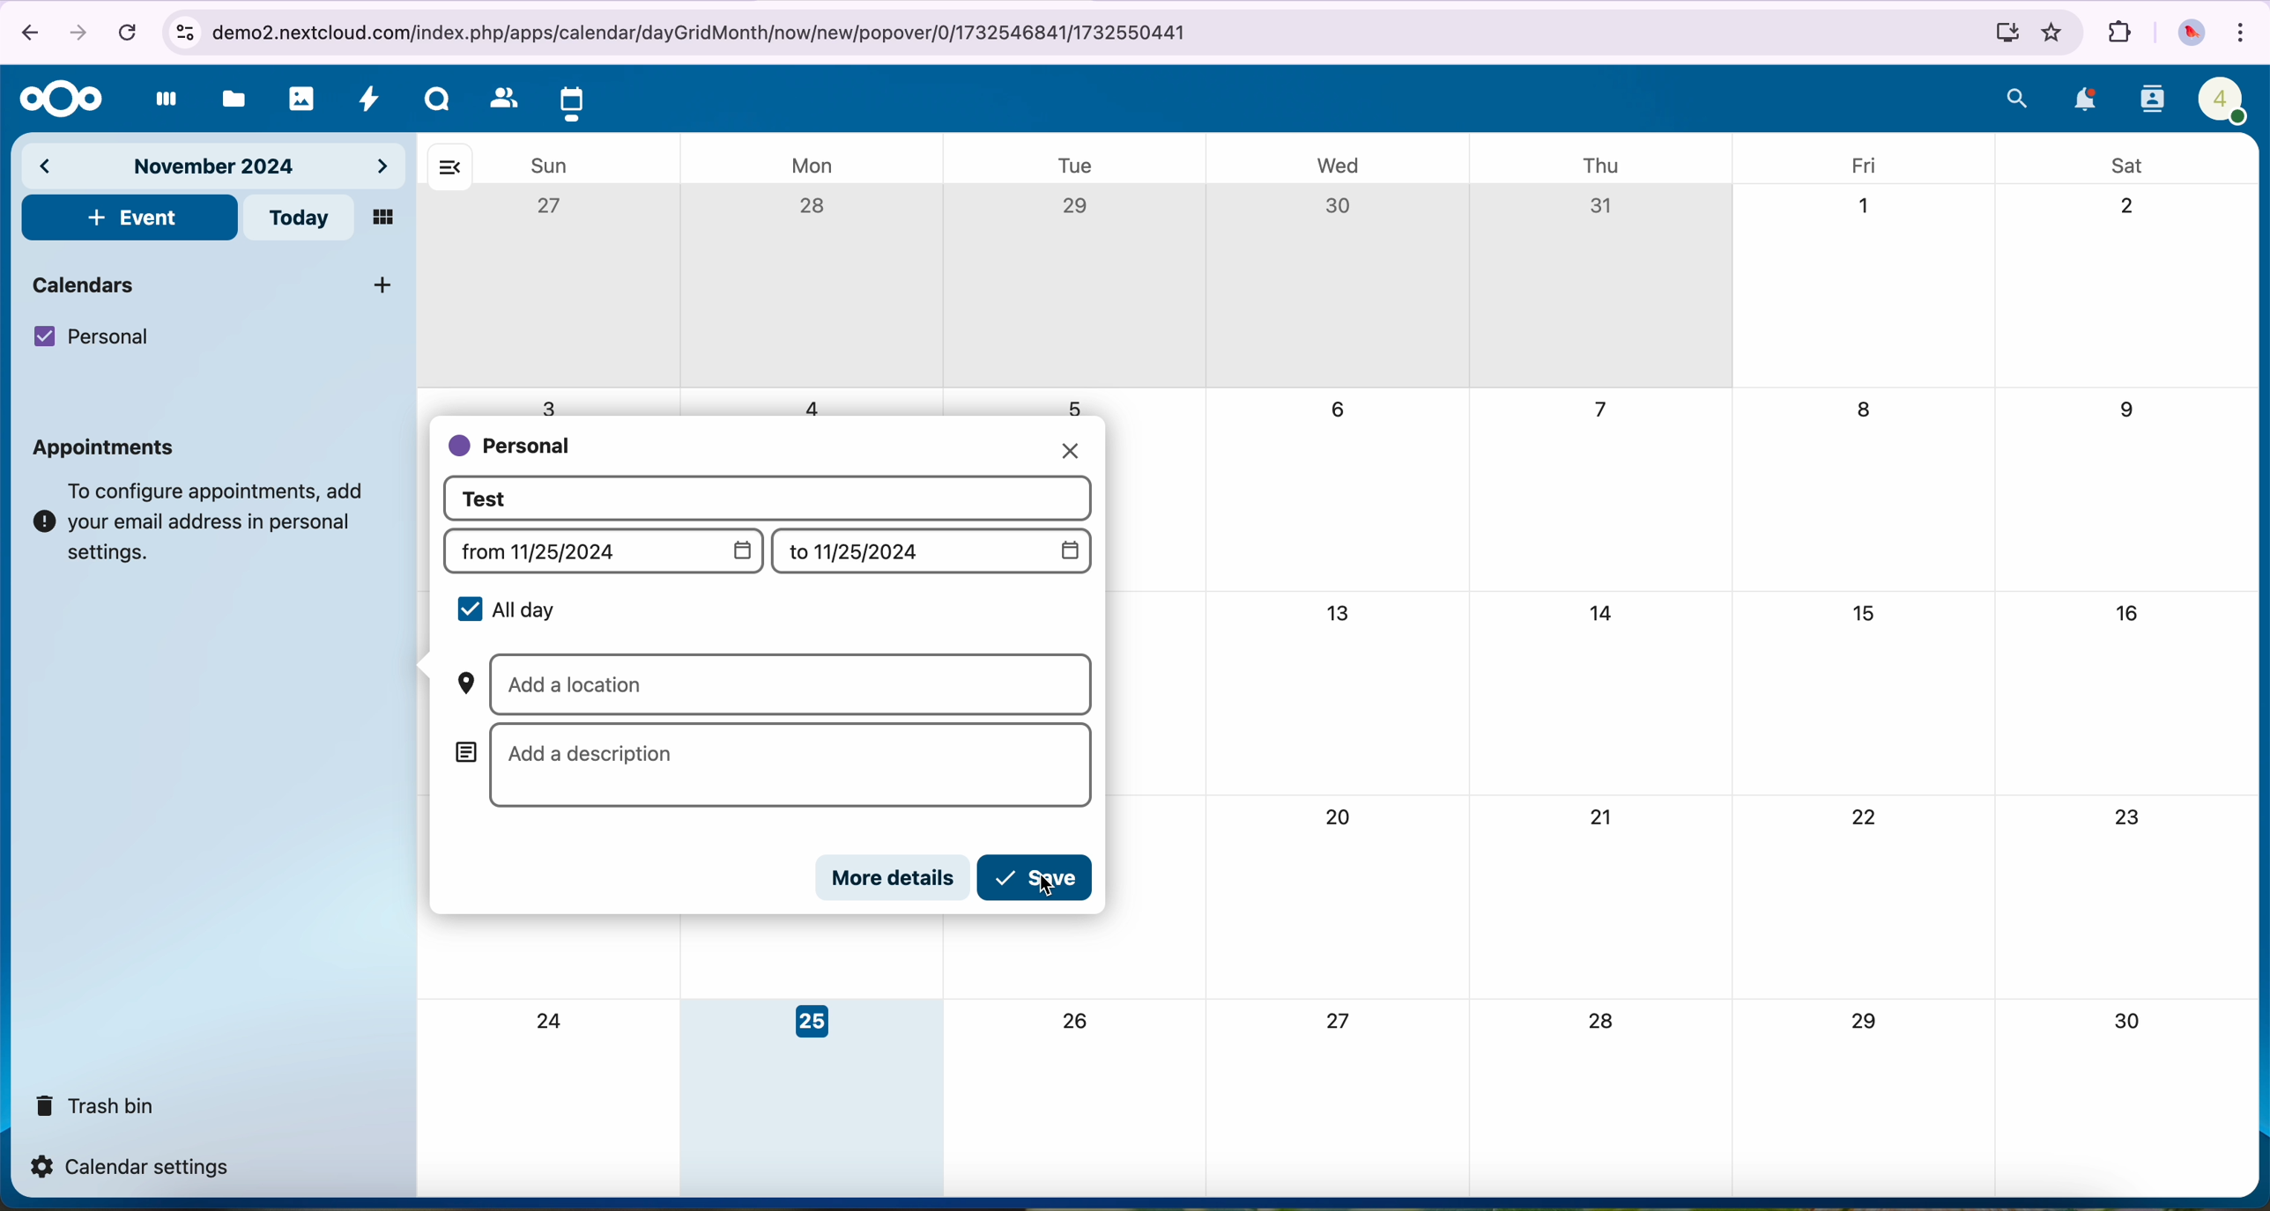 The image size is (2270, 1211). What do you see at coordinates (2131, 613) in the screenshot?
I see `16` at bounding box center [2131, 613].